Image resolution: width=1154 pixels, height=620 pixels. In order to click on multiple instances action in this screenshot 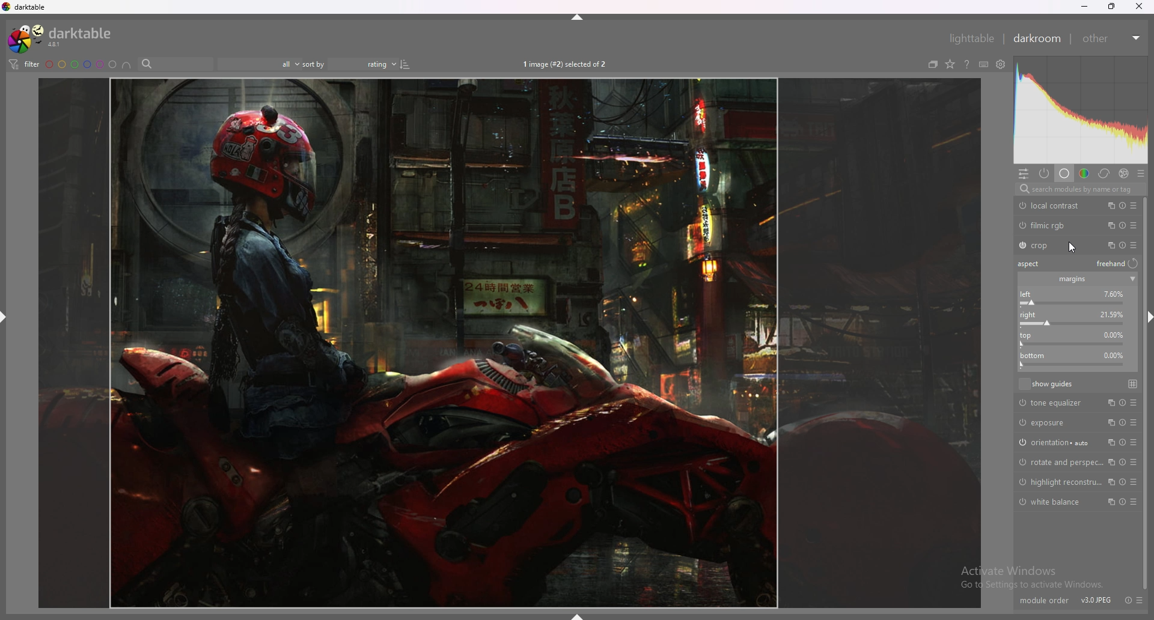, I will do `click(1109, 225)`.